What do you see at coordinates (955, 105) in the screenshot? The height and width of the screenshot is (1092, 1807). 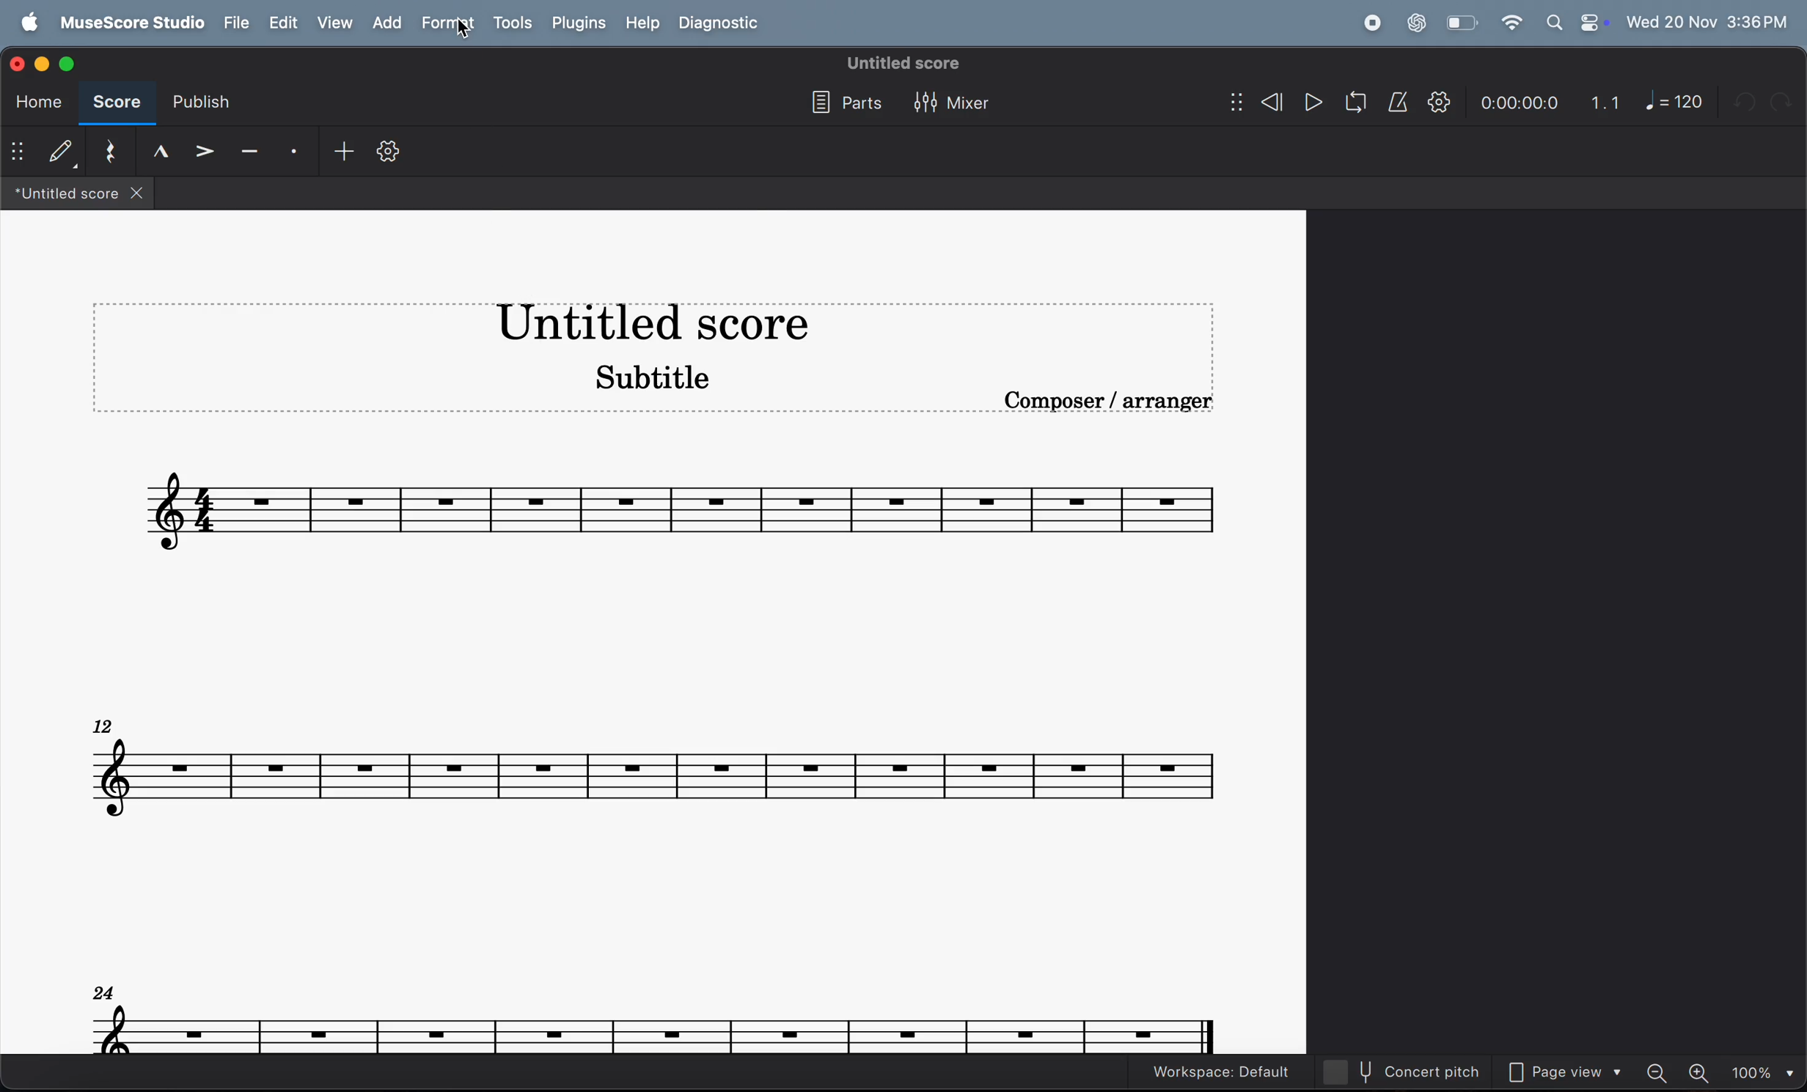 I see `mixer` at bounding box center [955, 105].